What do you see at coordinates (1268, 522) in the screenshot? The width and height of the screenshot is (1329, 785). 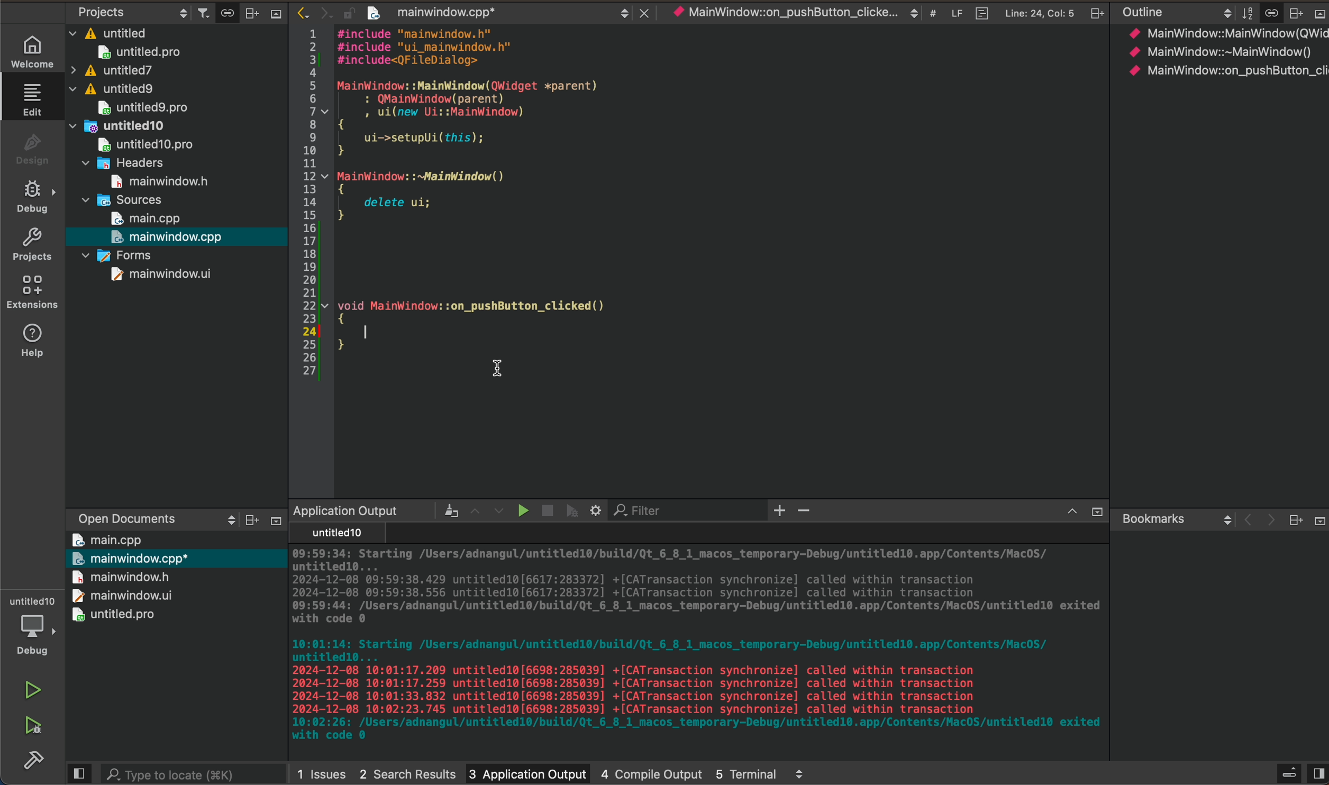 I see `next` at bounding box center [1268, 522].